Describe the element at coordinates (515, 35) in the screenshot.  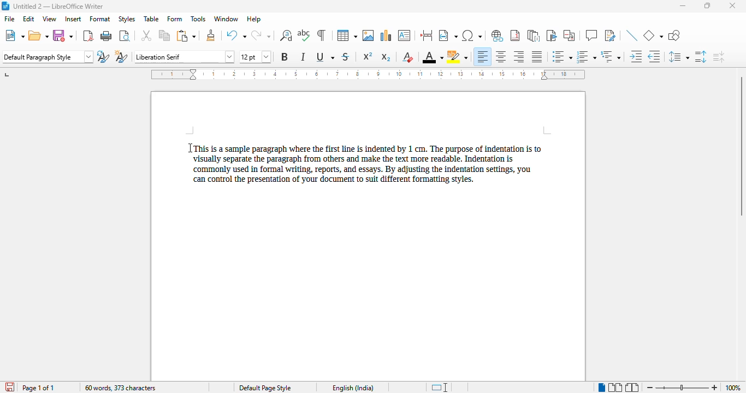
I see `insert footnote` at that location.